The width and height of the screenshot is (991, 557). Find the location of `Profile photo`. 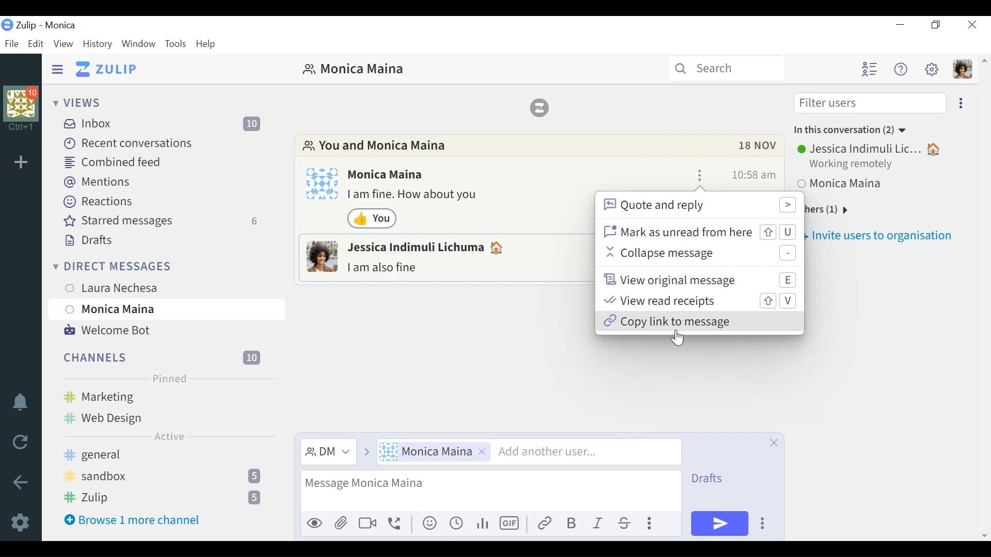

Profile photo is located at coordinates (323, 183).